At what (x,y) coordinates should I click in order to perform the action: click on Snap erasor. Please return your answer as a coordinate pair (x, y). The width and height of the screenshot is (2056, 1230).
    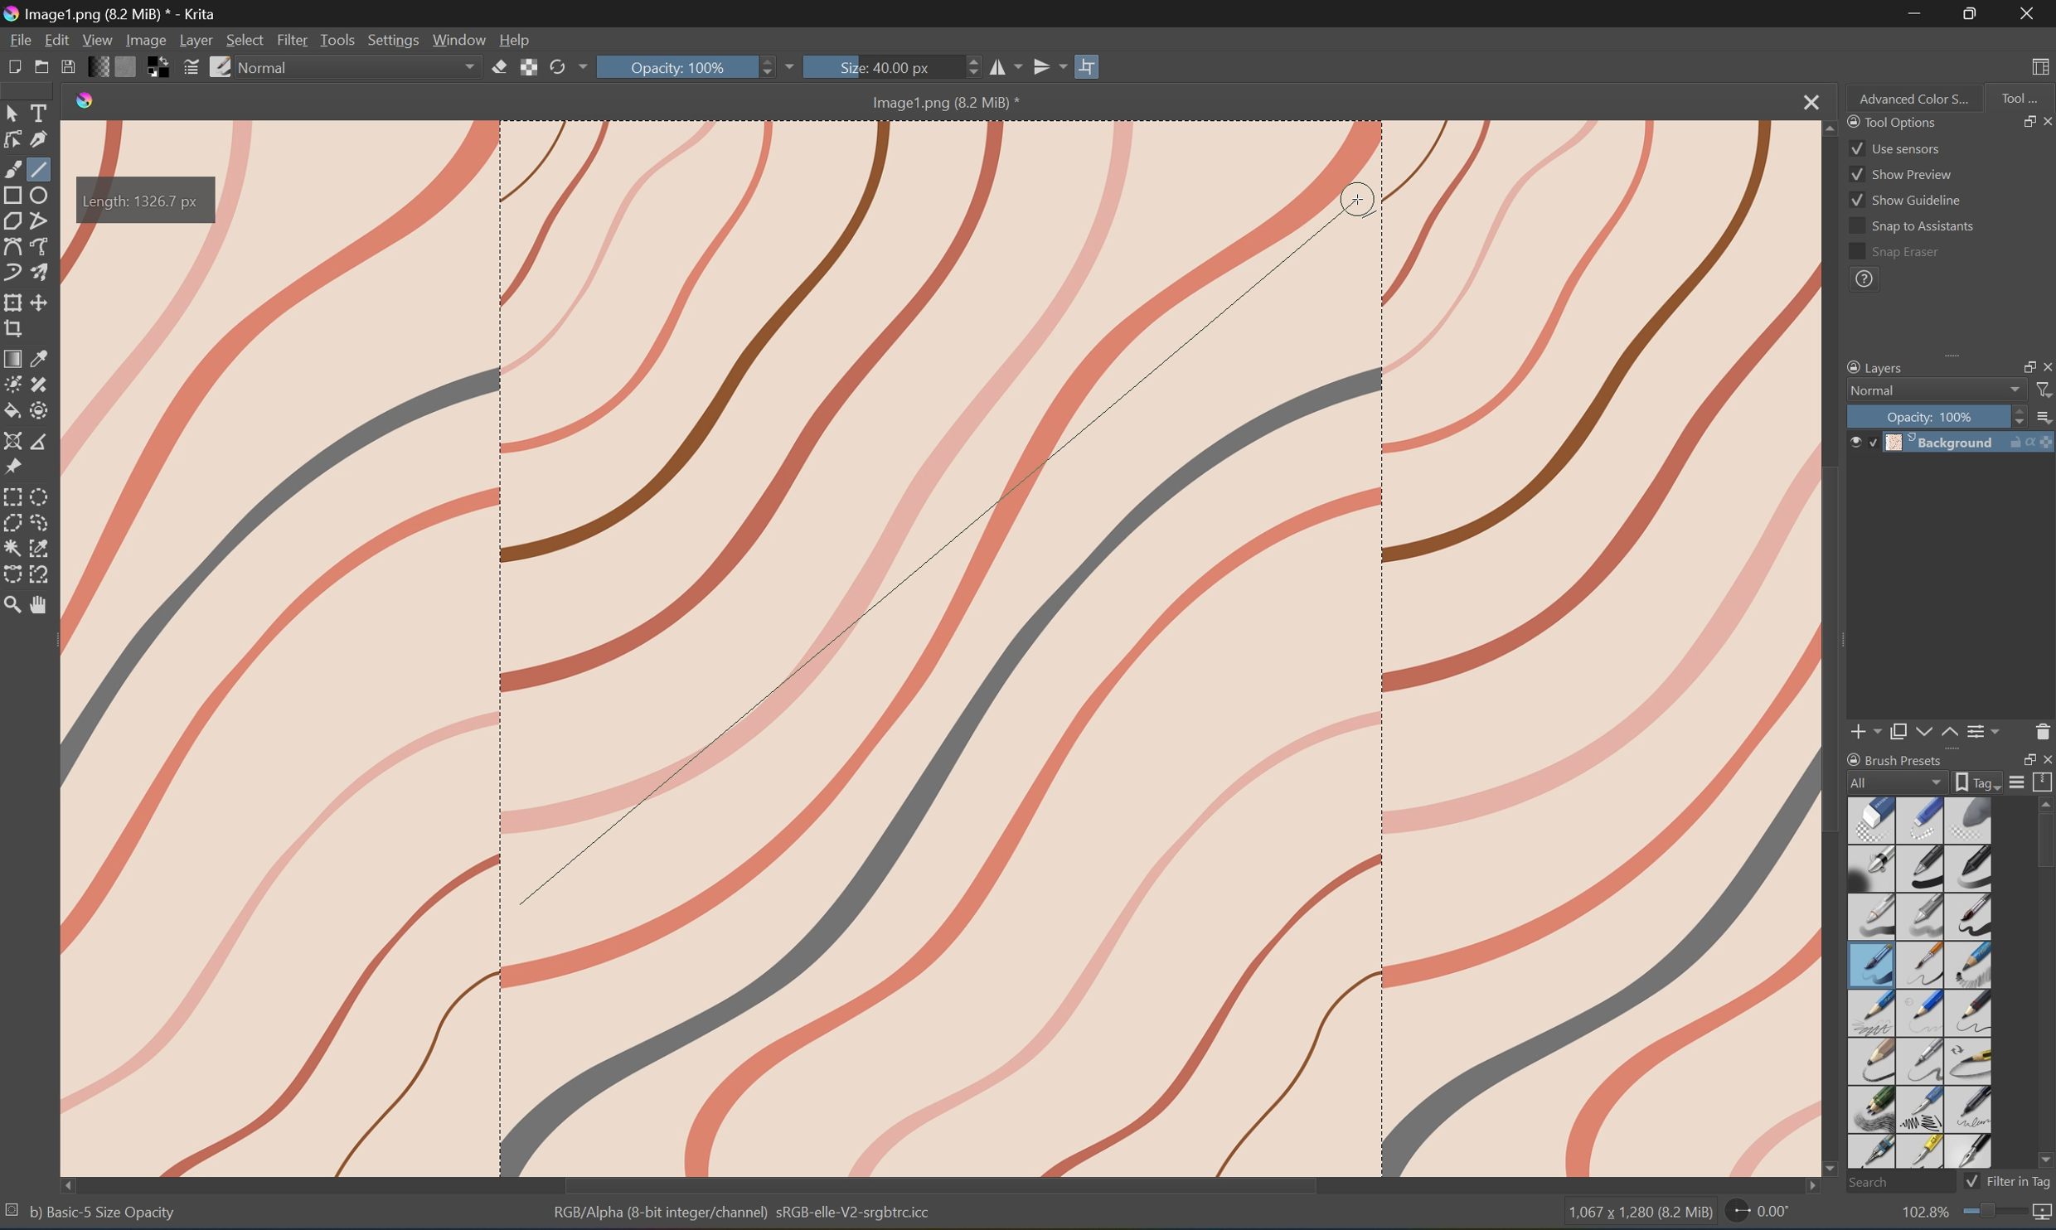
    Looking at the image, I should click on (1894, 253).